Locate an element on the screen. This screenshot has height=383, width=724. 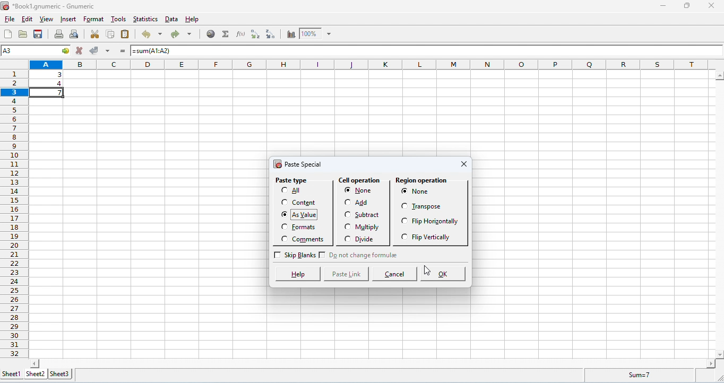
minimize is located at coordinates (663, 7).